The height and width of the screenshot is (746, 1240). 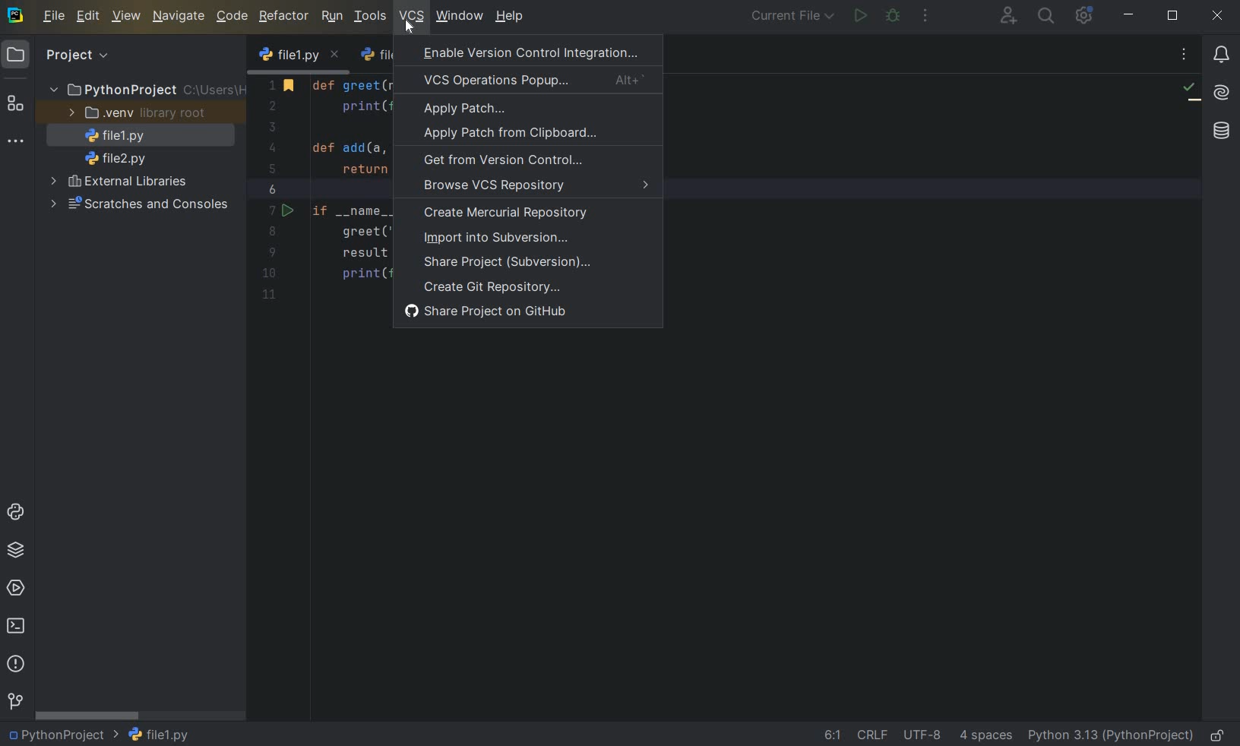 I want to click on no problems, so click(x=1191, y=91).